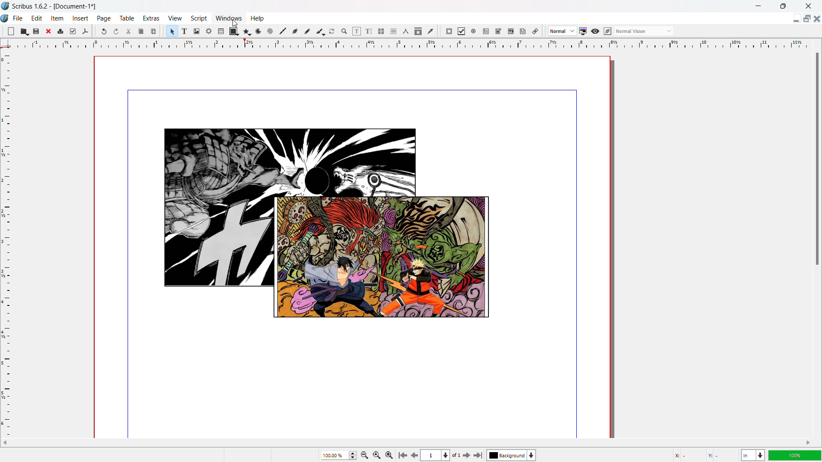 The image size is (822, 462). I want to click on open, so click(24, 31).